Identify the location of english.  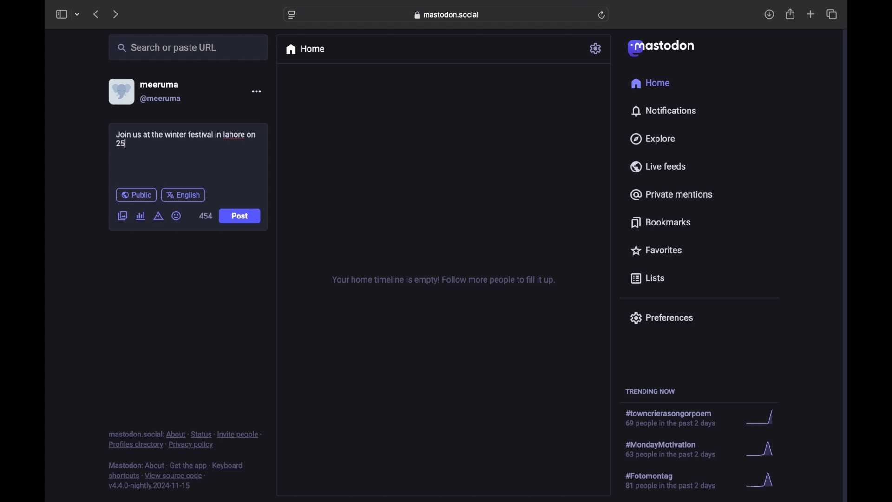
(184, 195).